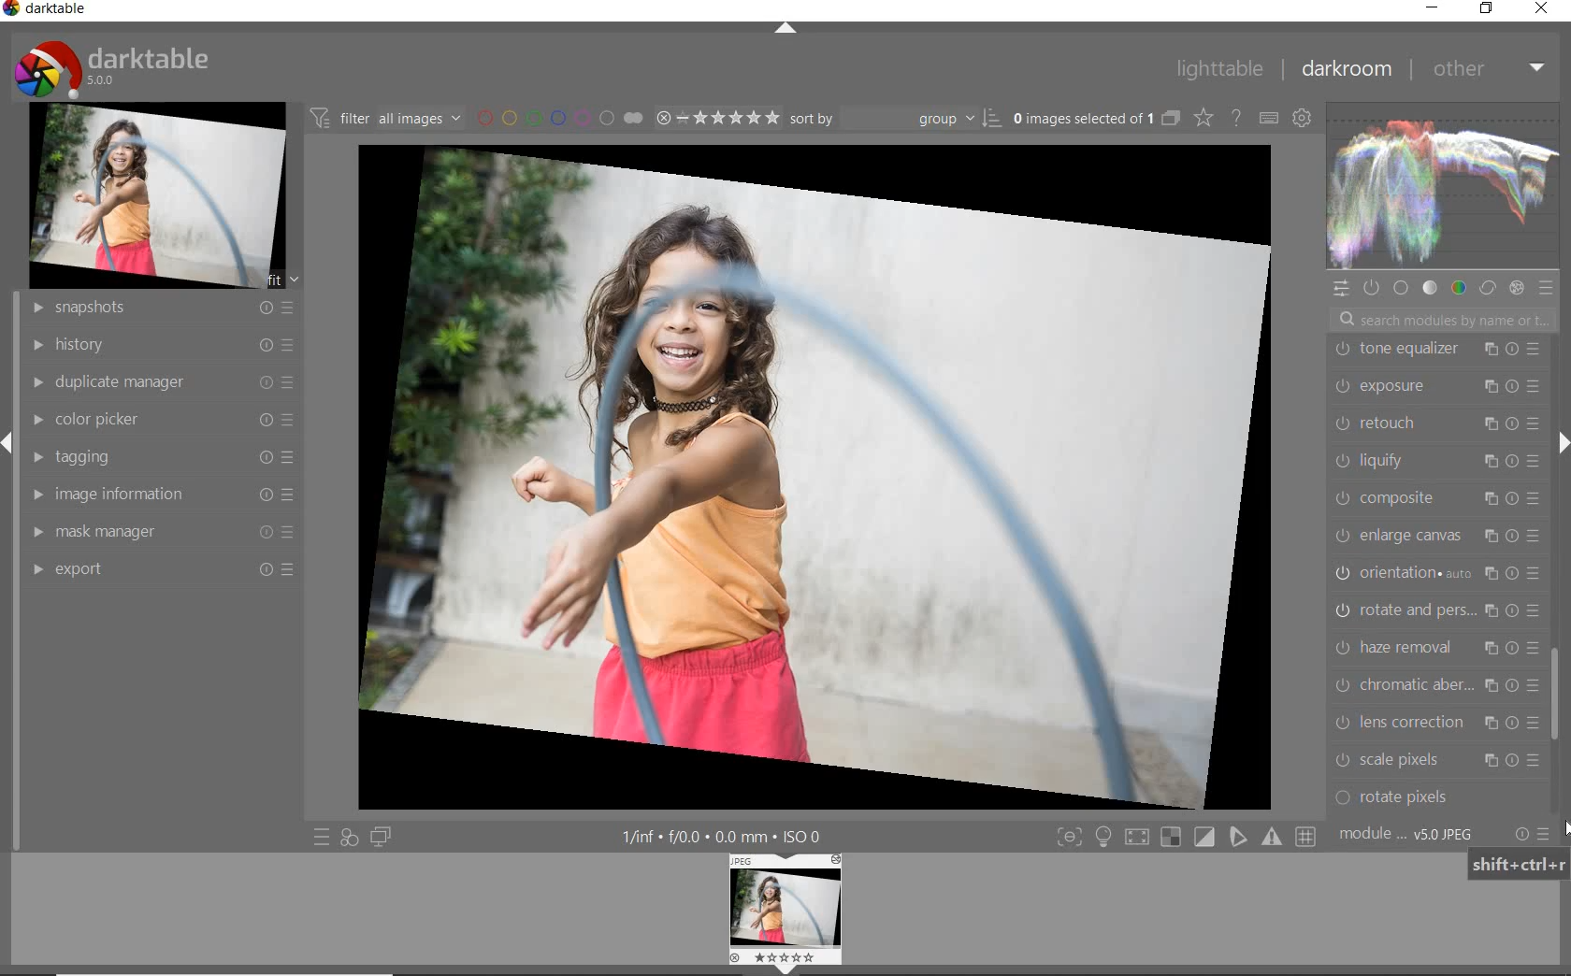  Describe the element at coordinates (1219, 70) in the screenshot. I see `lighttable` at that location.